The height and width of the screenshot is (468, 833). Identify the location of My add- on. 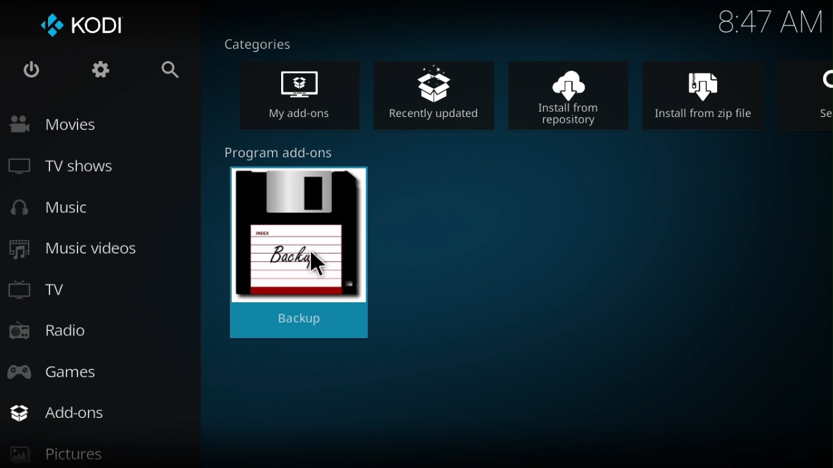
(310, 97).